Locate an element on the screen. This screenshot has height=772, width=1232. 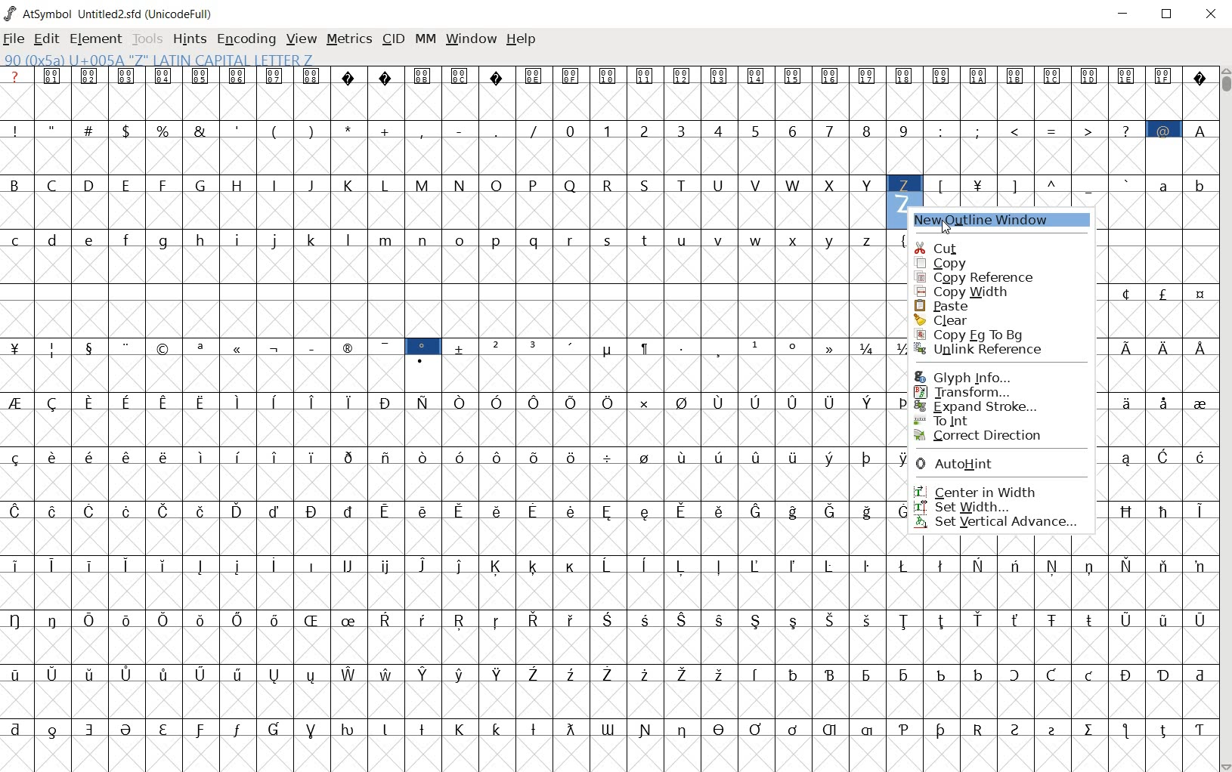
glyphs is located at coordinates (437, 411).